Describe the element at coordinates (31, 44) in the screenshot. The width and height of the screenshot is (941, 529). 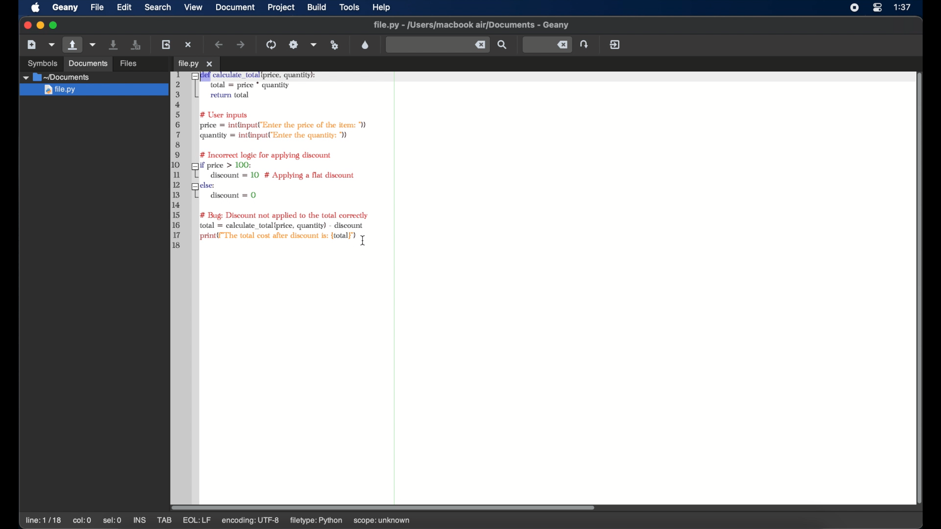
I see `new file` at that location.